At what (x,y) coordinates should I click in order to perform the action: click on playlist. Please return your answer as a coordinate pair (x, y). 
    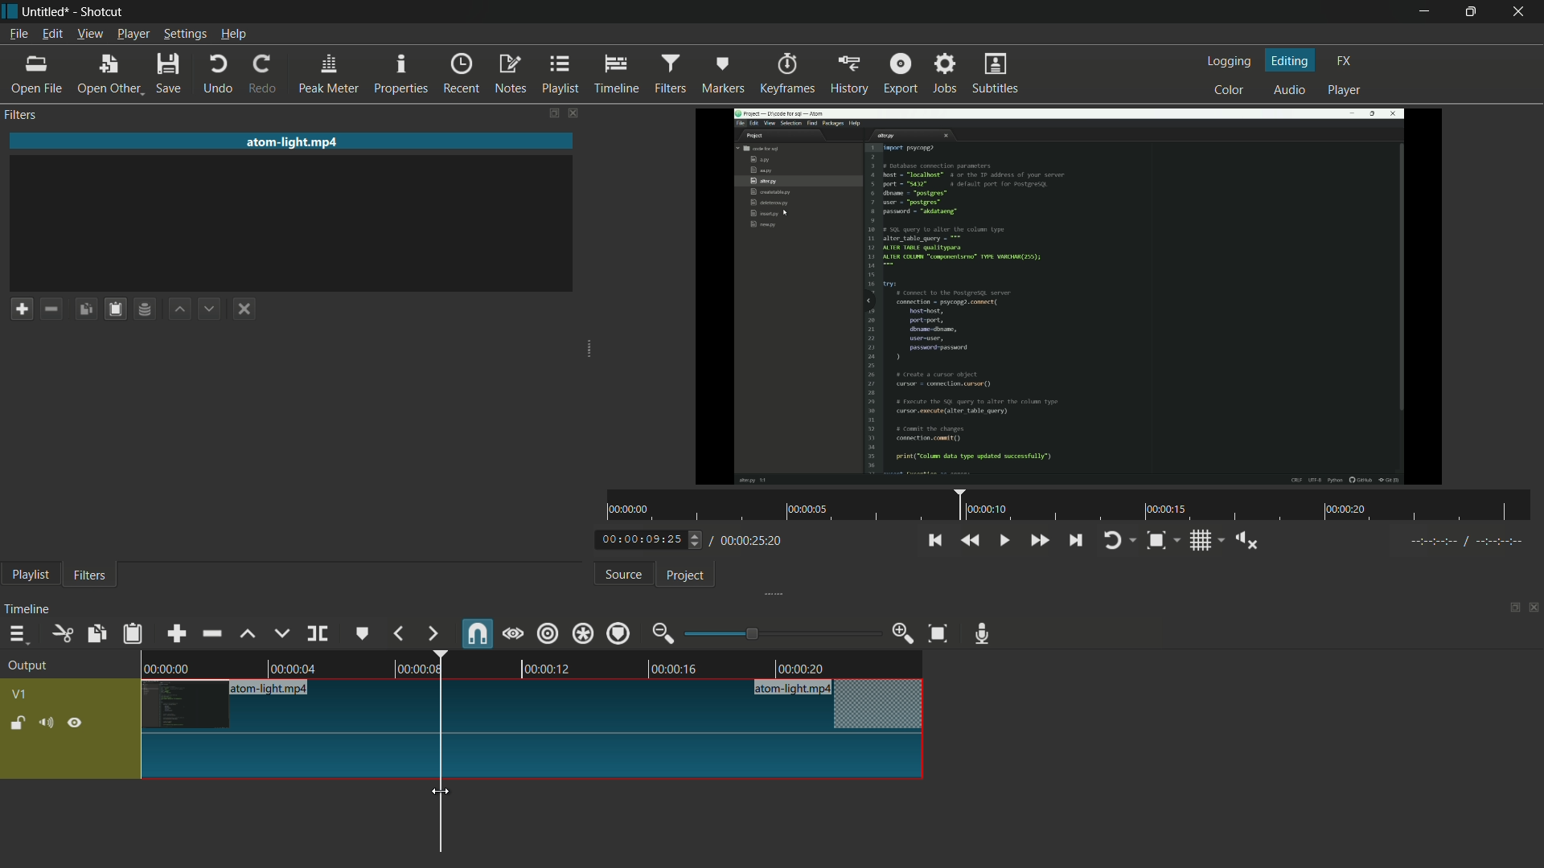
    Looking at the image, I should click on (30, 576).